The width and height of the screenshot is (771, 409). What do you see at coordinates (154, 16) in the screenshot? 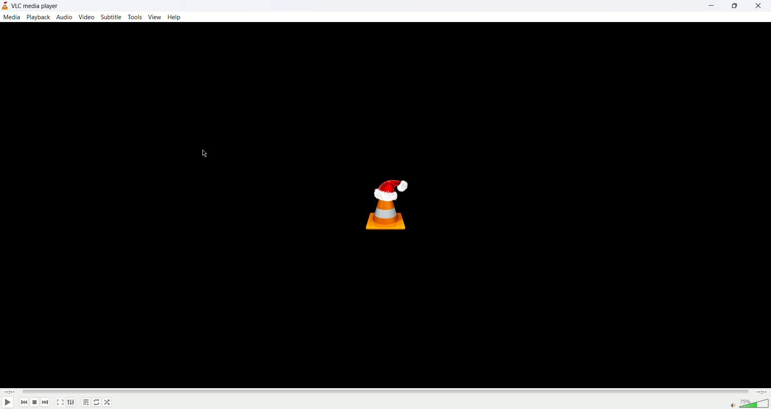
I see `view` at bounding box center [154, 16].